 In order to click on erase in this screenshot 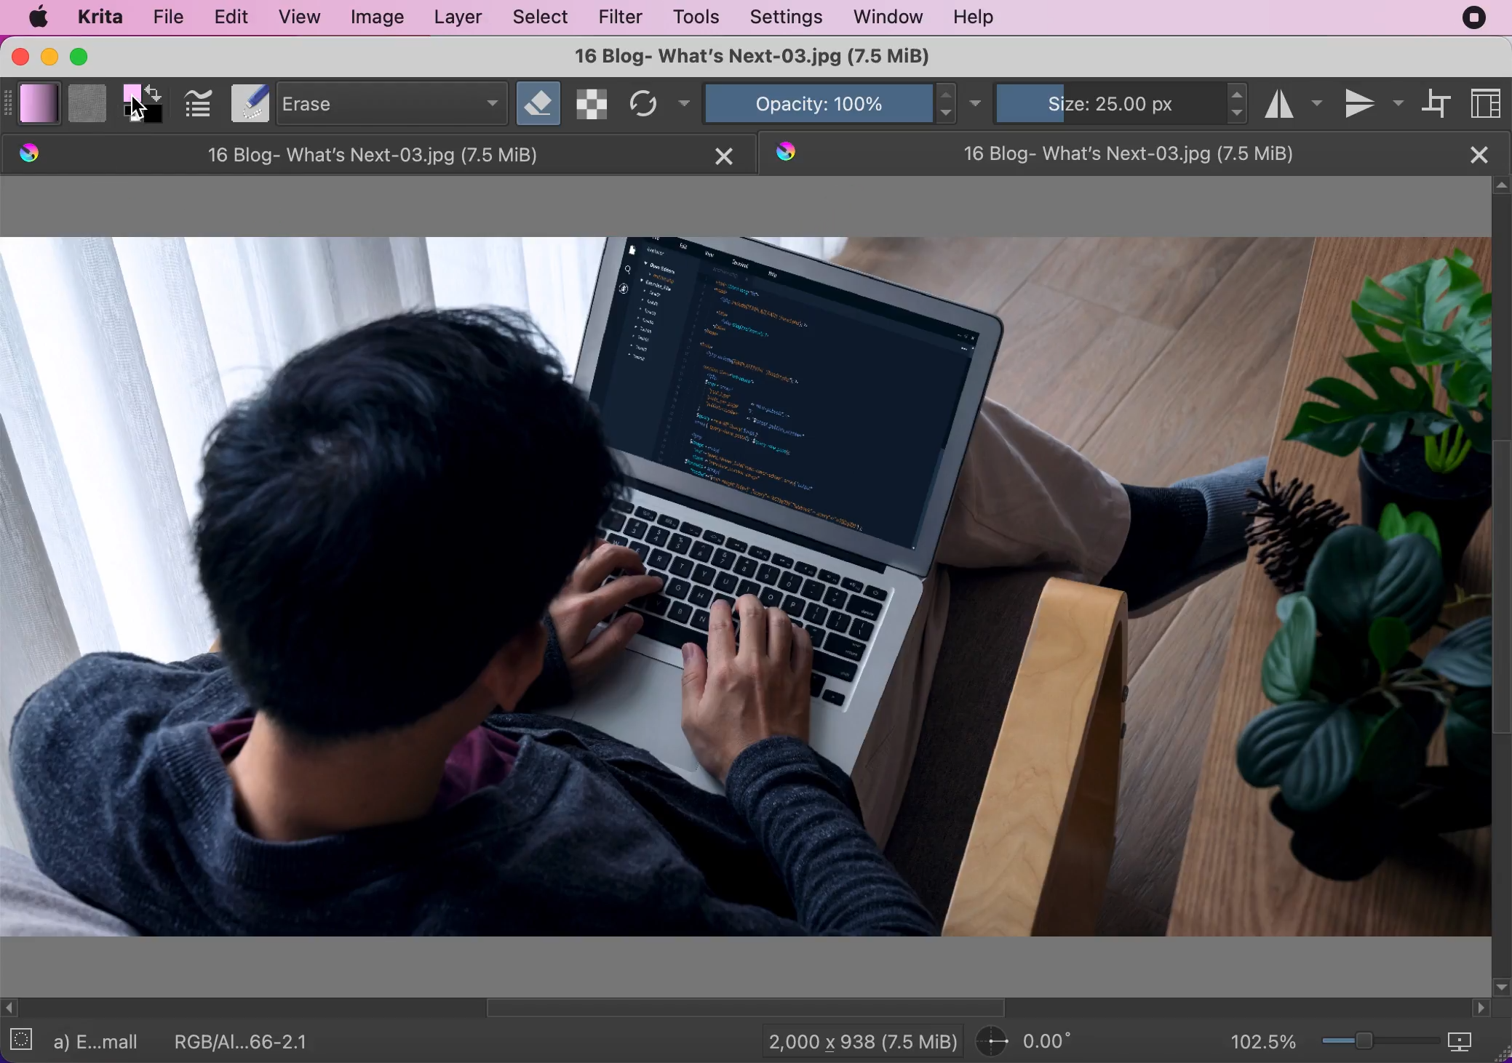, I will do `click(389, 103)`.